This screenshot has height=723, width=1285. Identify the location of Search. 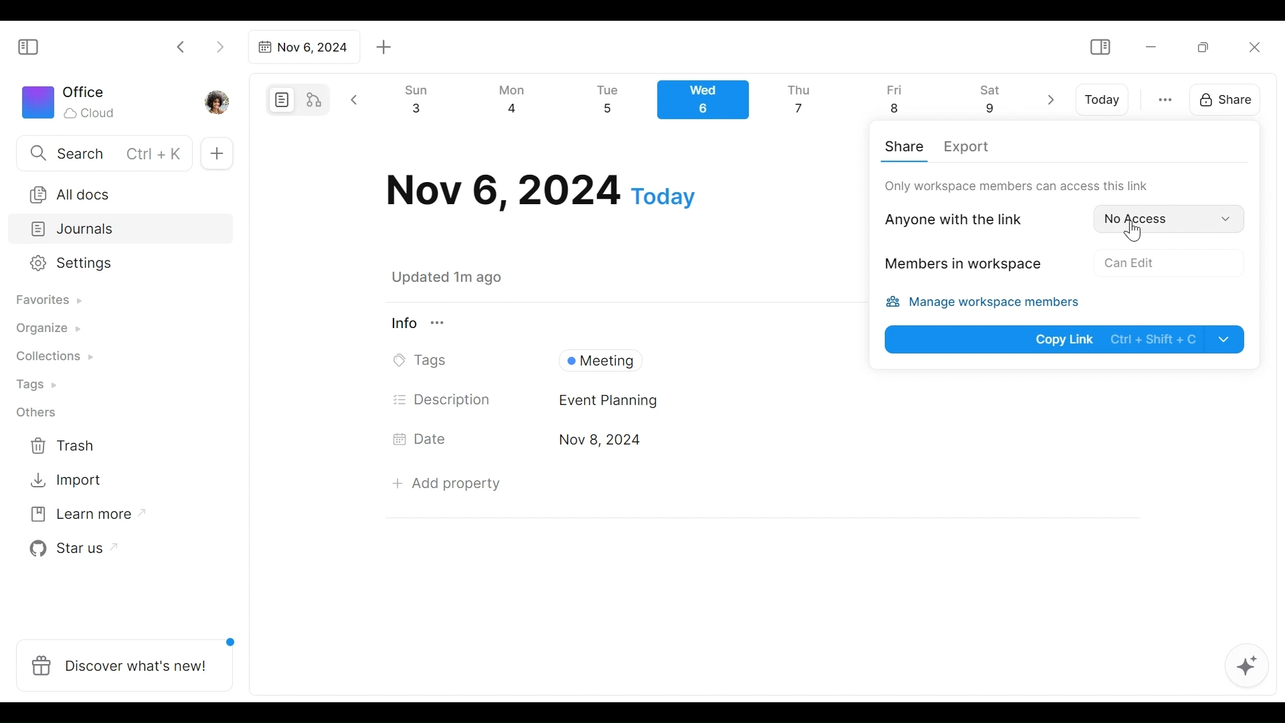
(102, 153).